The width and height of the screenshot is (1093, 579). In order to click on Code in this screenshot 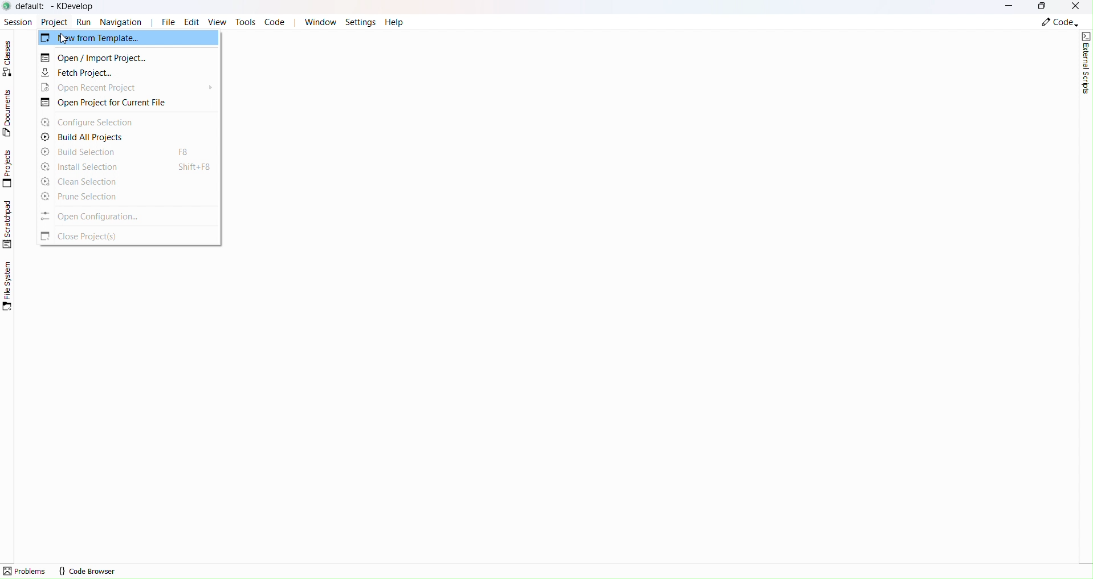, I will do `click(276, 22)`.